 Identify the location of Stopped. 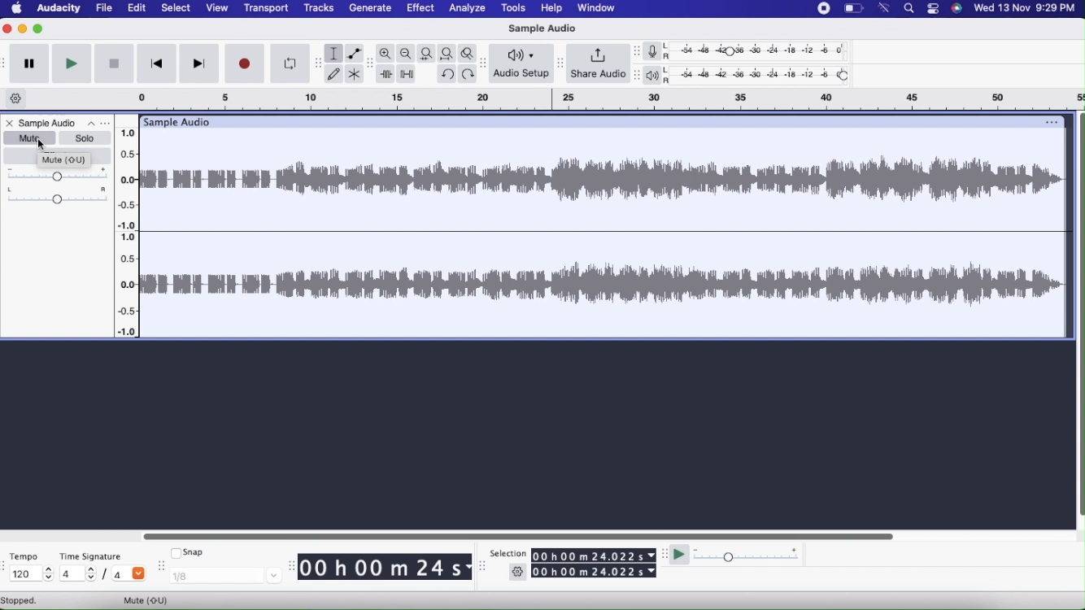
(25, 600).